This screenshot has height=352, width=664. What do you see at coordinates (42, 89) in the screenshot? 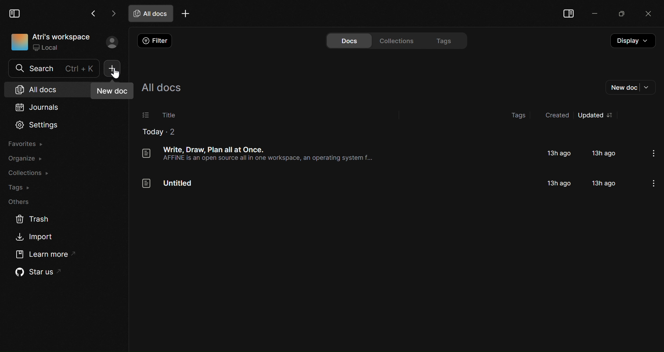
I see `All docs` at bounding box center [42, 89].